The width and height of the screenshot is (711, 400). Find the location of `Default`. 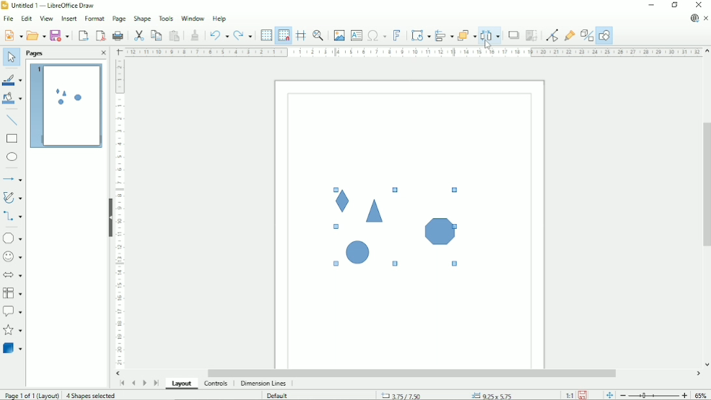

Default is located at coordinates (279, 395).